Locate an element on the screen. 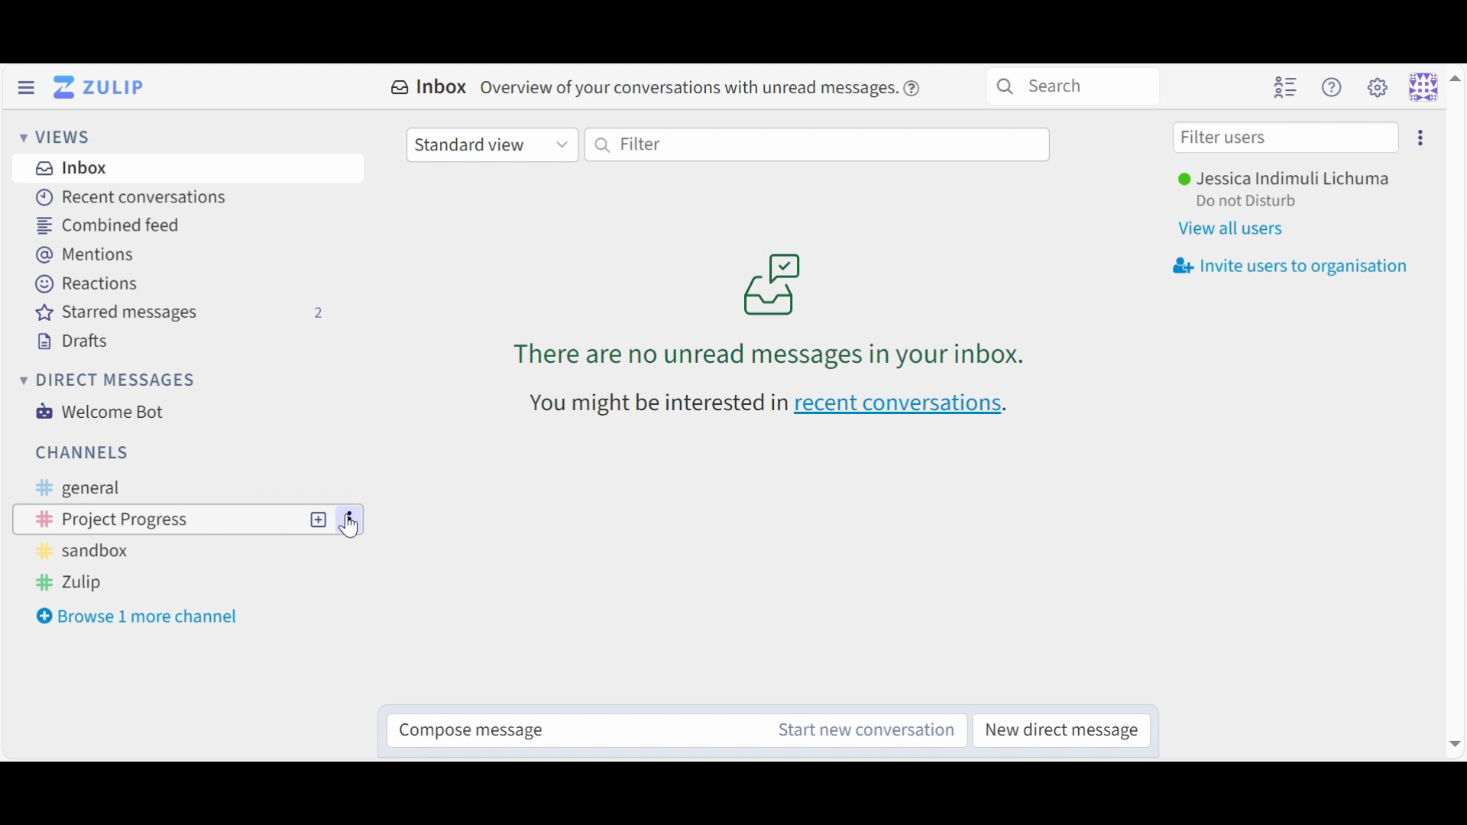 This screenshot has height=825, width=1467. Personal menu is located at coordinates (1433, 86).